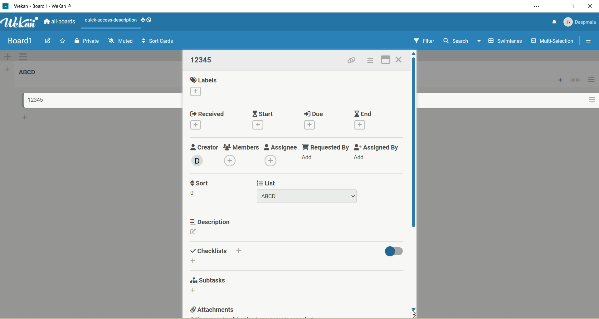 Image resolution: width=599 pixels, height=319 pixels. What do you see at coordinates (393, 251) in the screenshot?
I see `toggle button` at bounding box center [393, 251].